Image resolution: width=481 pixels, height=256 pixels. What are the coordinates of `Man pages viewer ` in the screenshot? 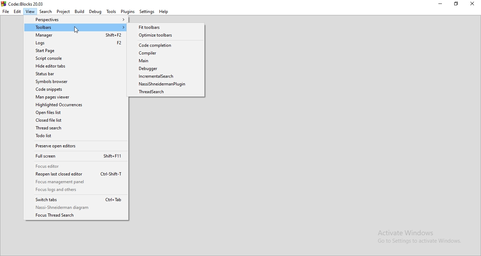 It's located at (76, 97).